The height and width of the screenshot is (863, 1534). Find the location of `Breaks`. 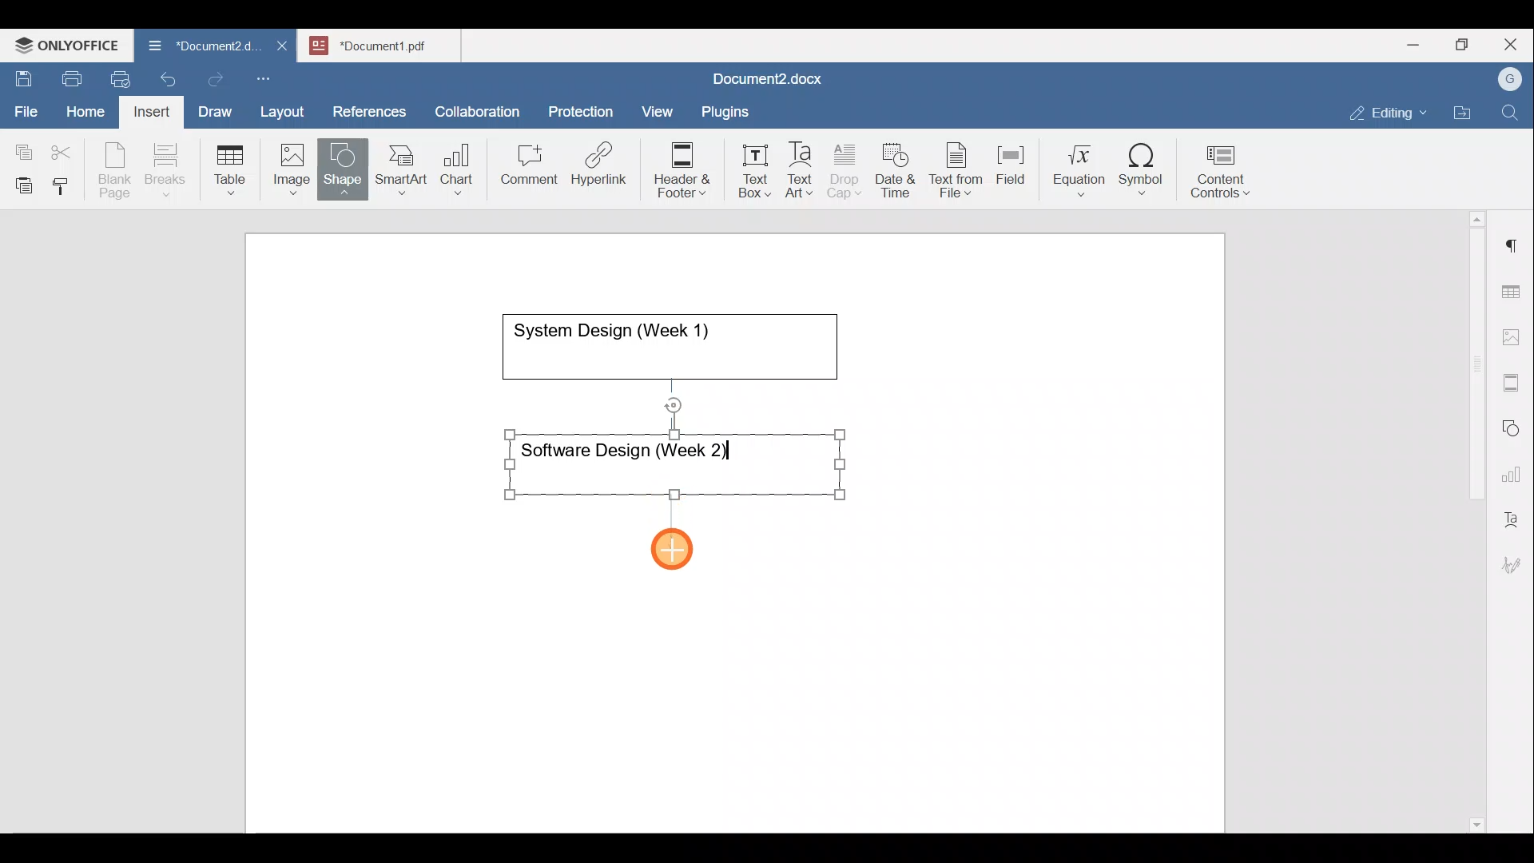

Breaks is located at coordinates (165, 171).